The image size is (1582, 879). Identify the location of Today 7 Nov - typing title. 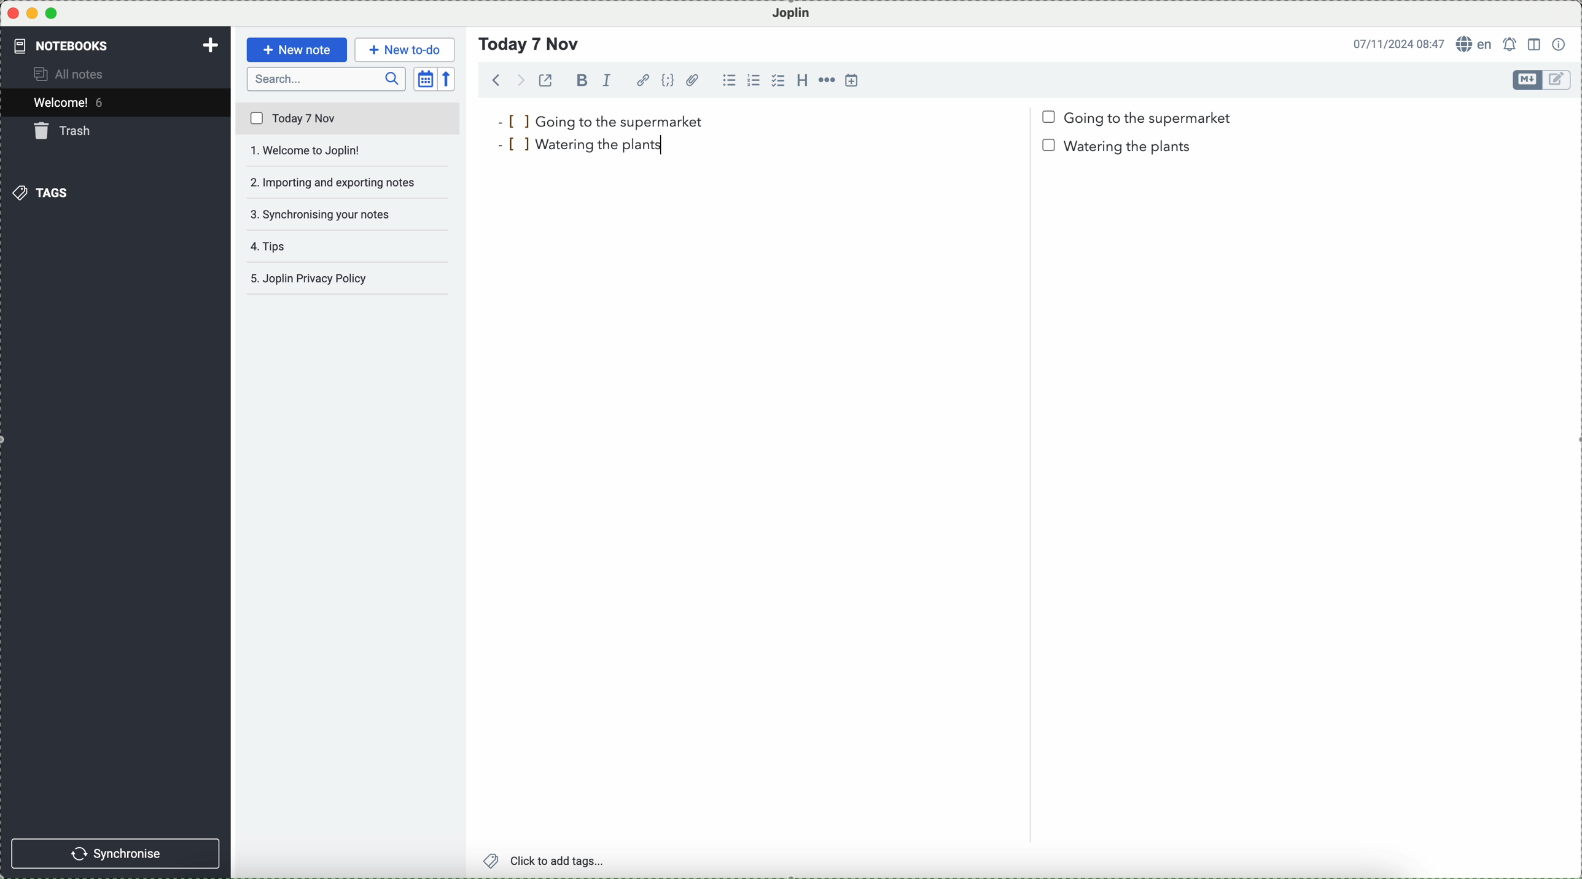
(530, 44).